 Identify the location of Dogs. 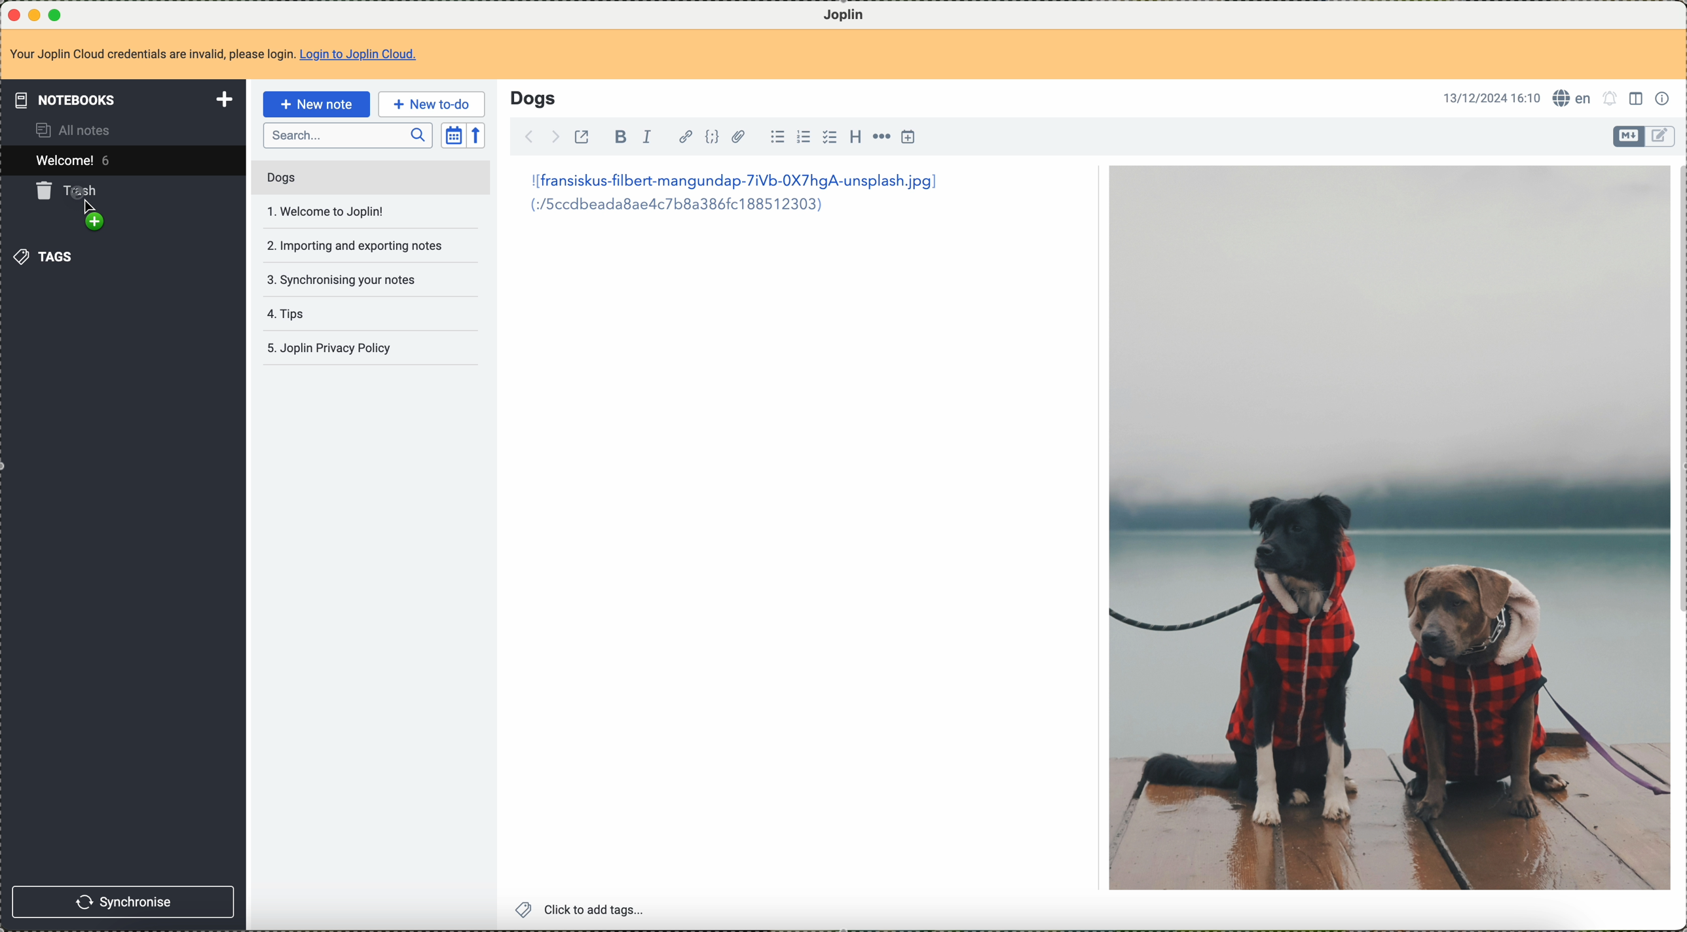
(532, 97).